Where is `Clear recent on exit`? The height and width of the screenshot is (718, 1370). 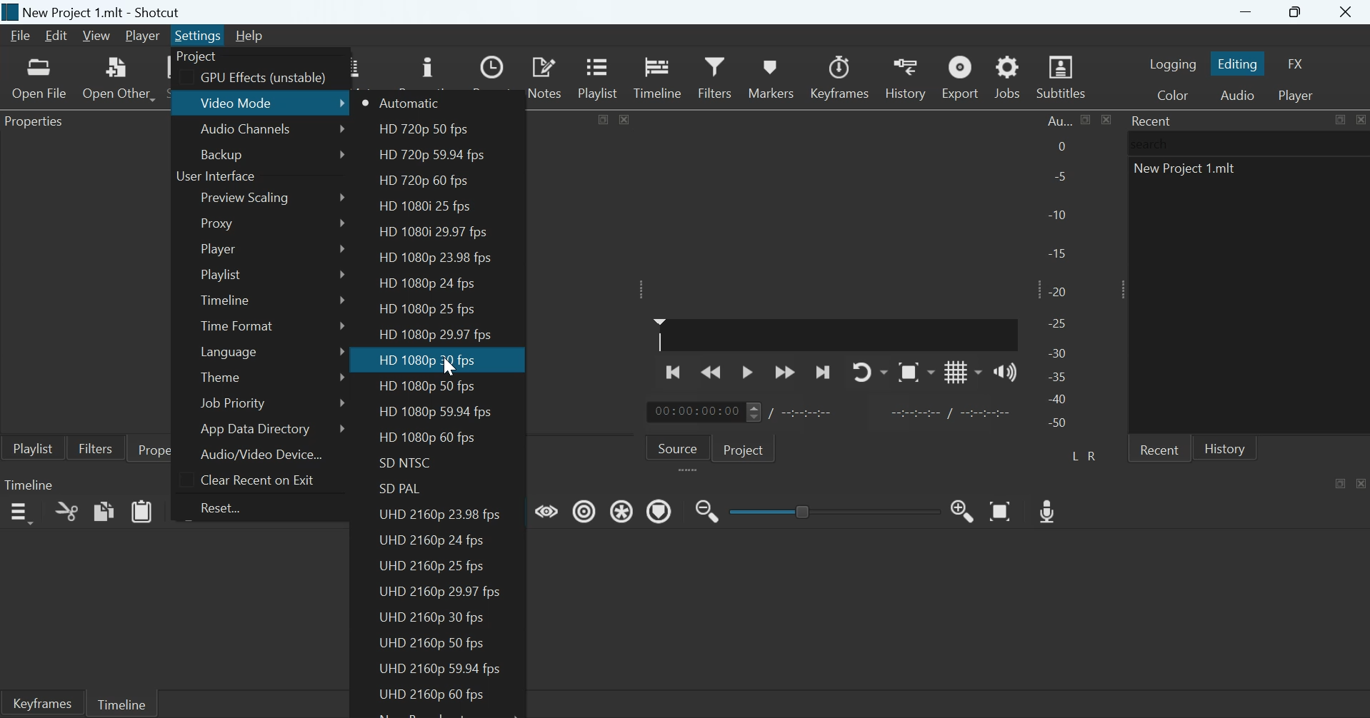
Clear recent on exit is located at coordinates (256, 479).